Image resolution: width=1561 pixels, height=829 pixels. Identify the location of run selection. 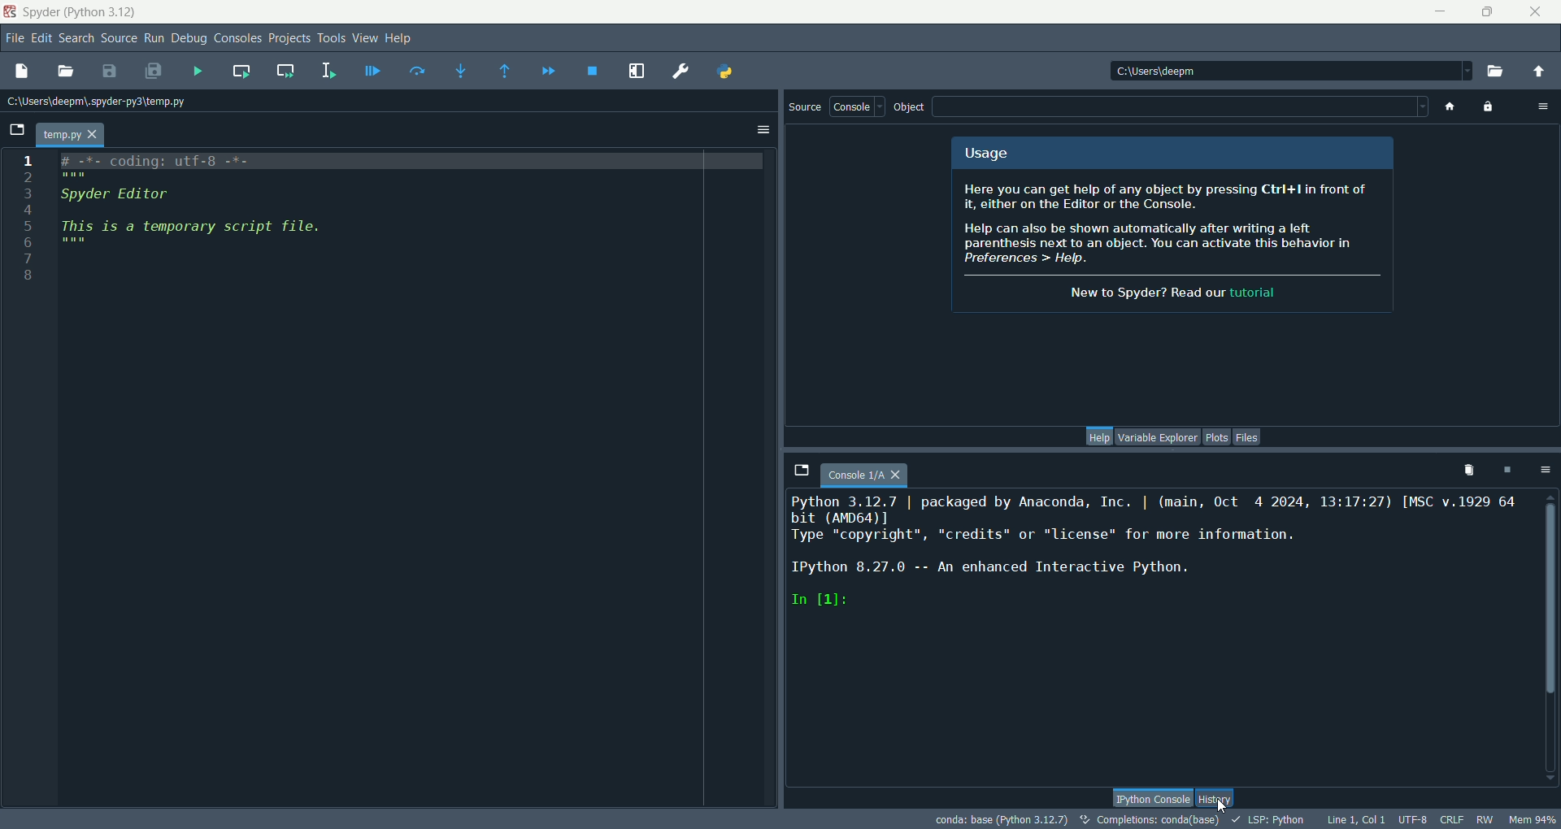
(329, 72).